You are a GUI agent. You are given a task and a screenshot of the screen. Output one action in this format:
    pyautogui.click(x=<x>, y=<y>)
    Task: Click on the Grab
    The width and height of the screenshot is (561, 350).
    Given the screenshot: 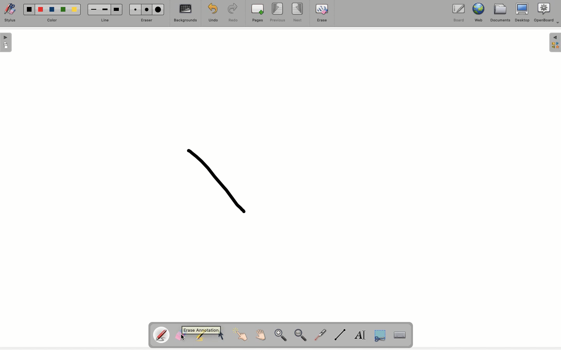 What is the action you would take?
    pyautogui.click(x=260, y=335)
    